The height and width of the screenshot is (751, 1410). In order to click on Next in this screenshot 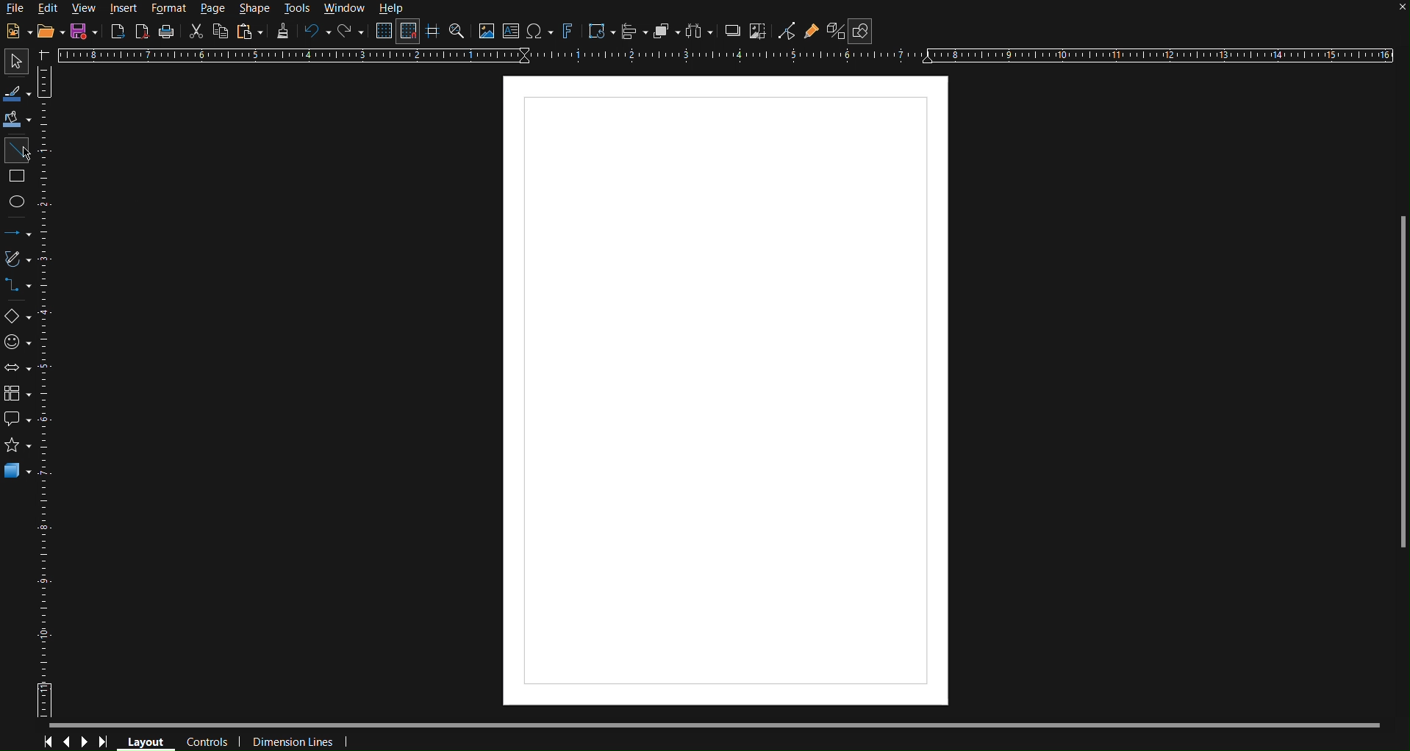, I will do `click(85, 741)`.